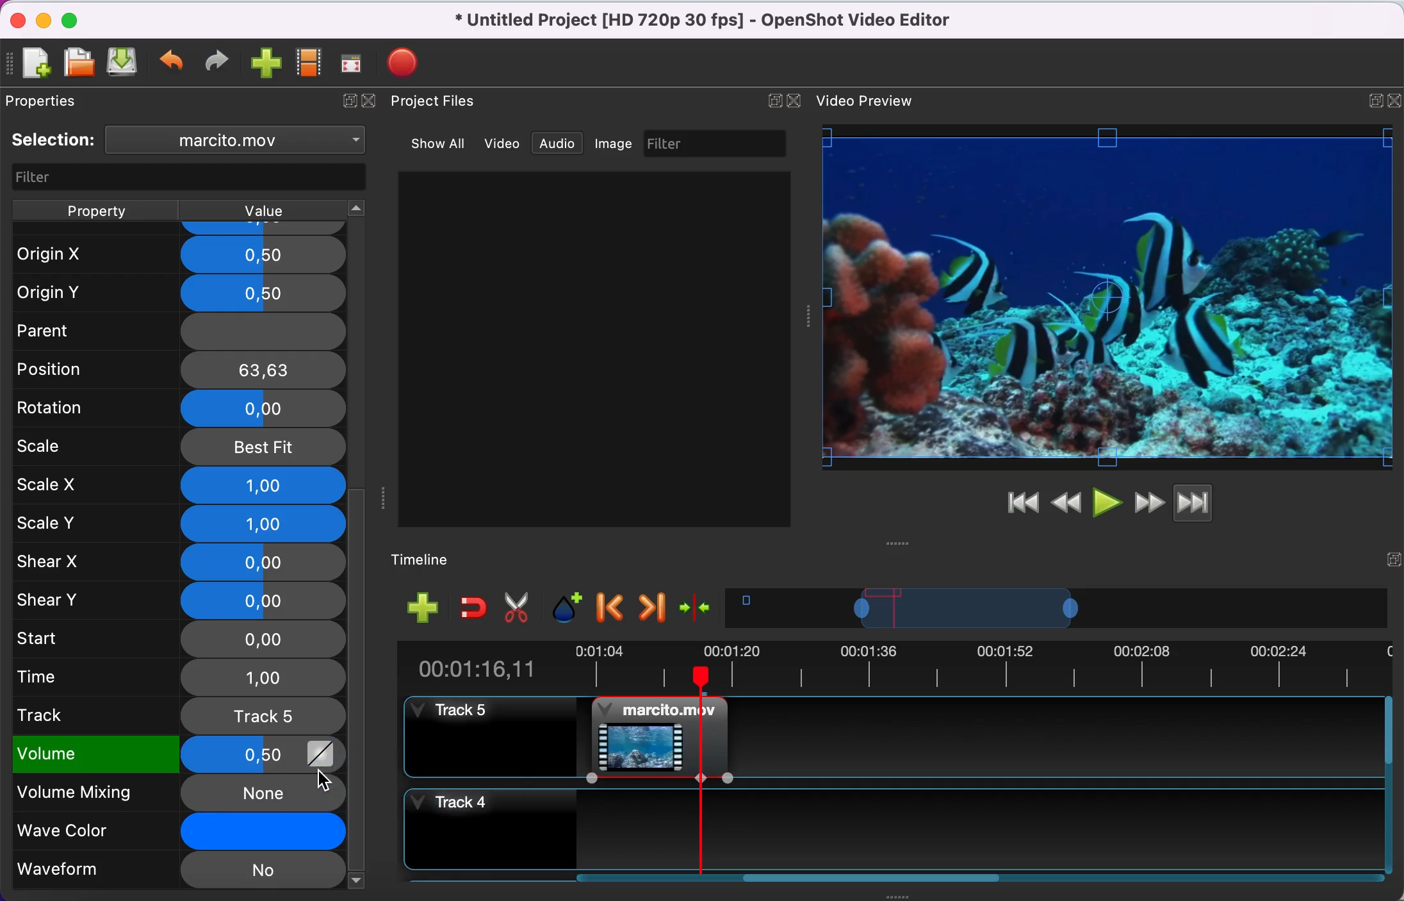  Describe the element at coordinates (178, 638) in the screenshot. I see `start 0` at that location.